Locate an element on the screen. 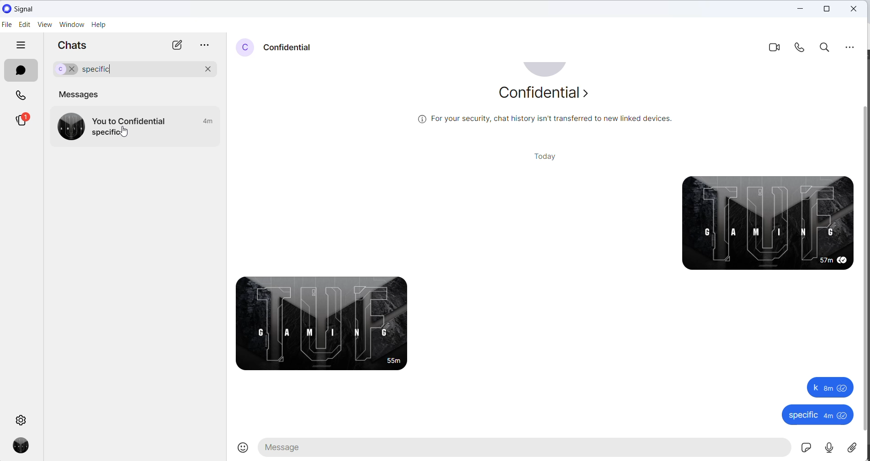  security related text is located at coordinates (550, 120).